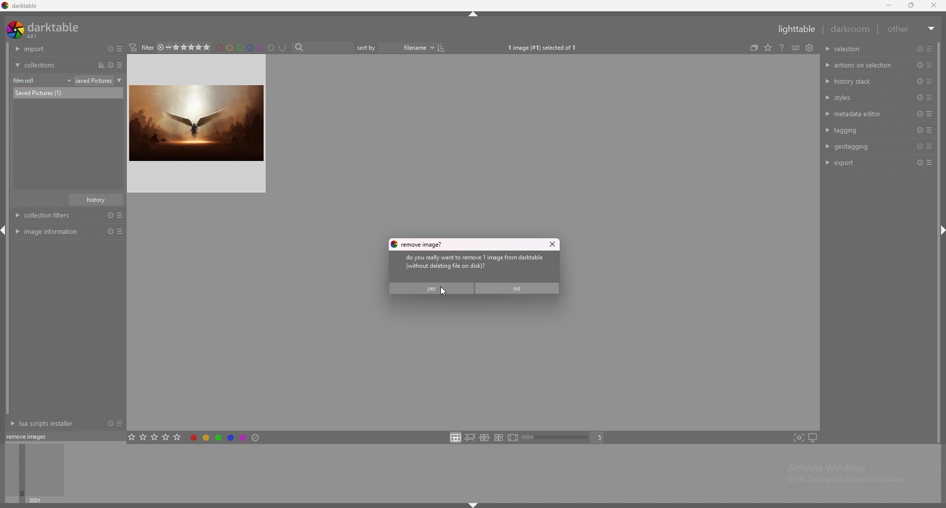 The width and height of the screenshot is (946, 508). Describe the element at coordinates (70, 216) in the screenshot. I see `Collection filters` at that location.